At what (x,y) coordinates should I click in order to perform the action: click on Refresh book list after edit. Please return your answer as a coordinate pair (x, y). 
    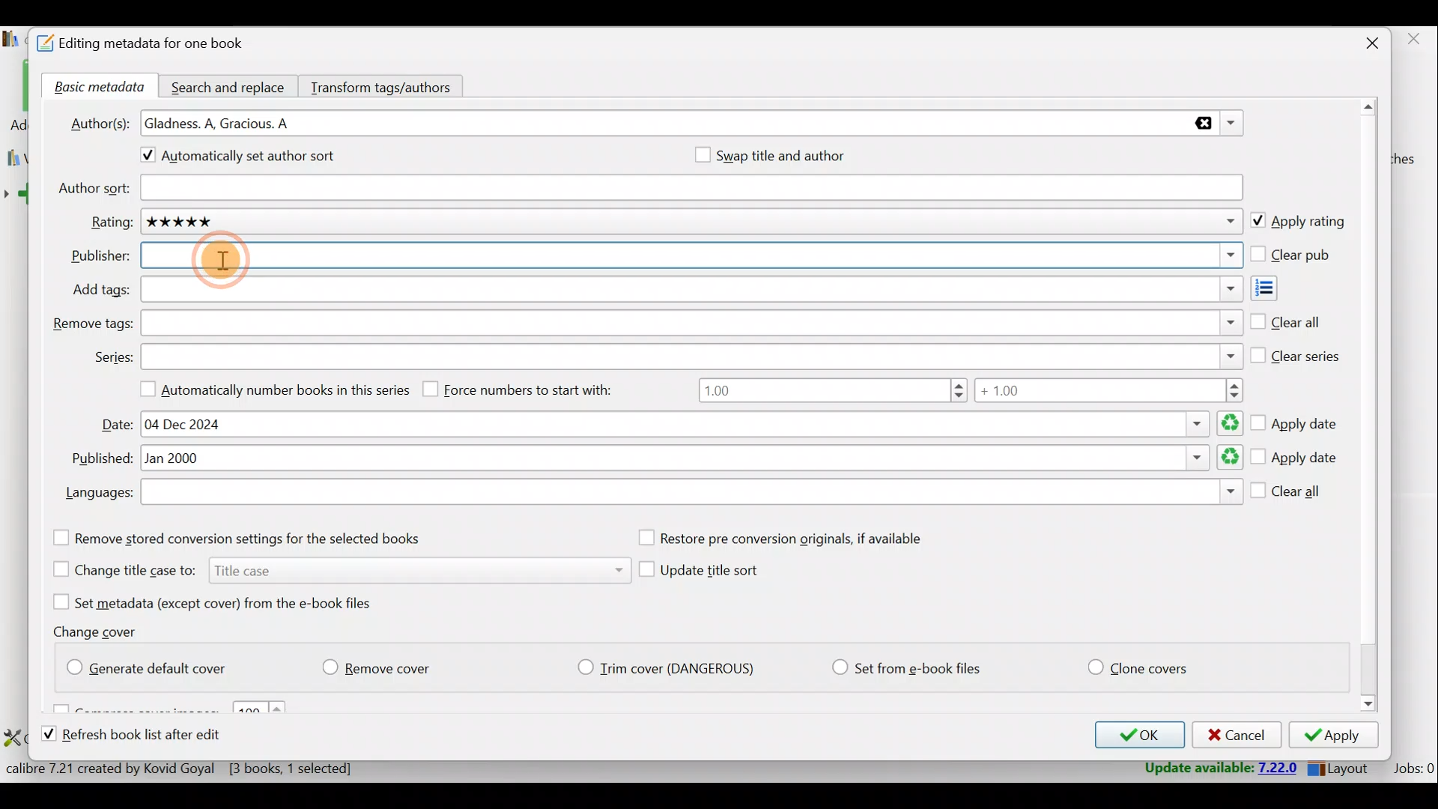
    Looking at the image, I should click on (145, 736).